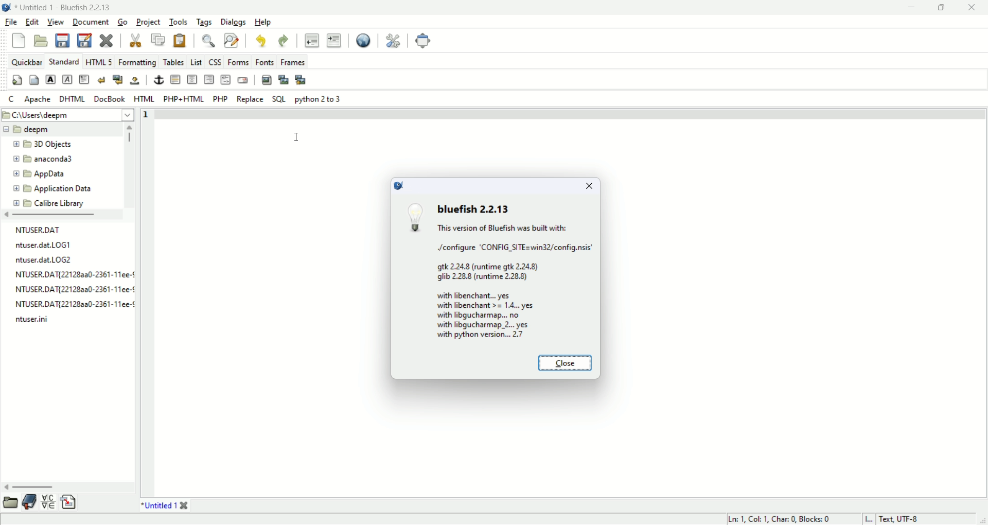  What do you see at coordinates (122, 23) in the screenshot?
I see `go` at bounding box center [122, 23].